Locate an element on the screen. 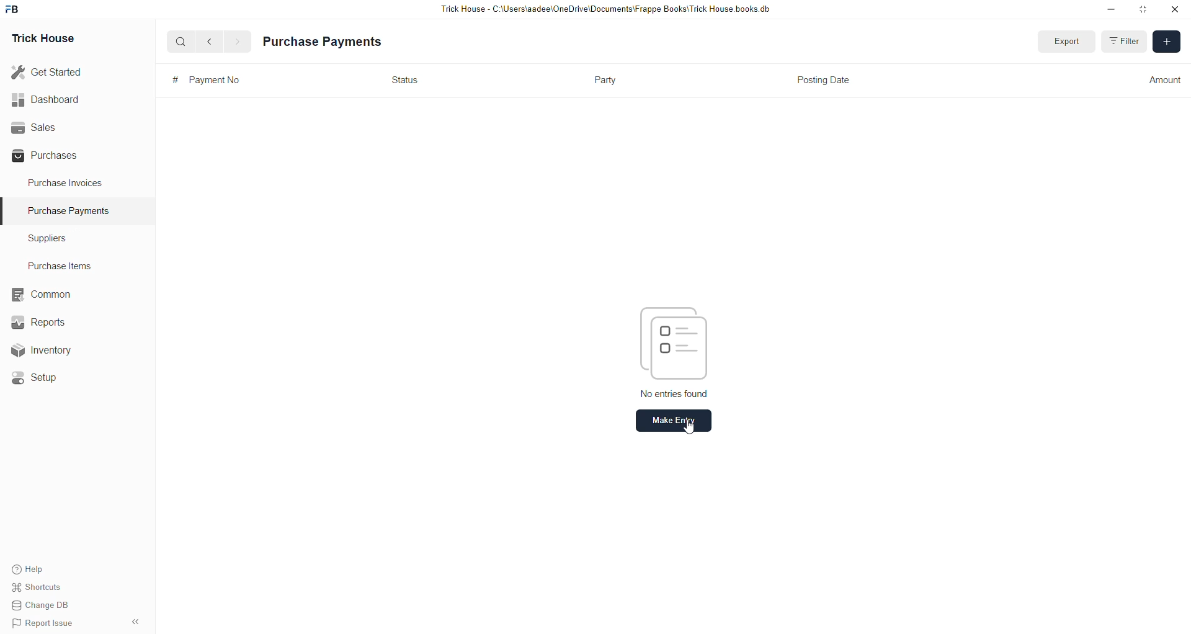  Change DB is located at coordinates (40, 604).